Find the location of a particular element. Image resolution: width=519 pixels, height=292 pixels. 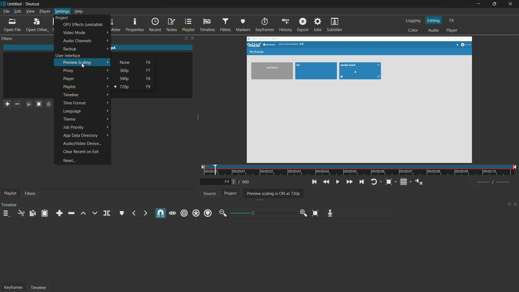

imported file name is located at coordinates (98, 48).